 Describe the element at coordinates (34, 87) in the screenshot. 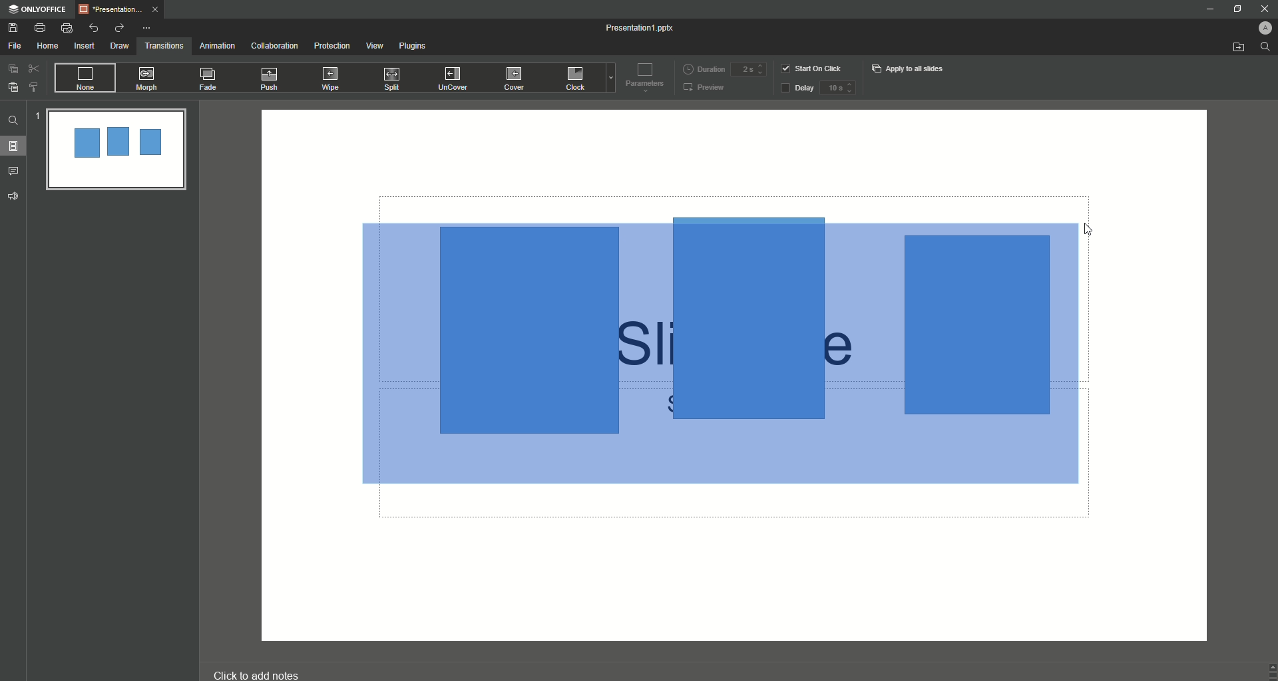

I see `Choose Style` at that location.